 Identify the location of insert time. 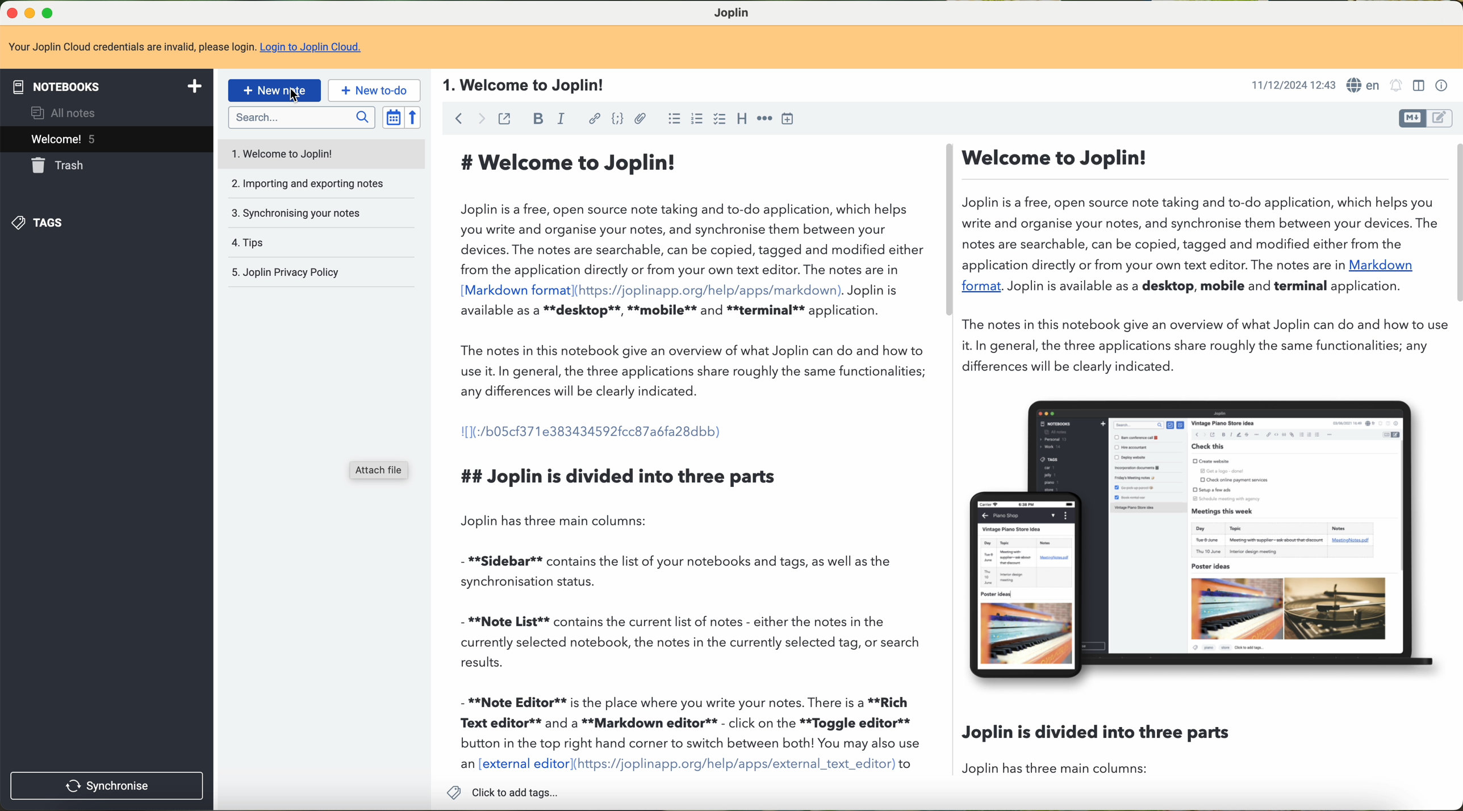
(788, 120).